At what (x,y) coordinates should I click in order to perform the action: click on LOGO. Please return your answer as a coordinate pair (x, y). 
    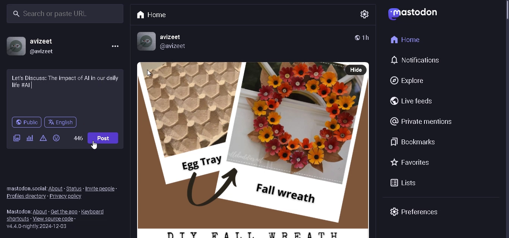
    Looking at the image, I should click on (415, 13).